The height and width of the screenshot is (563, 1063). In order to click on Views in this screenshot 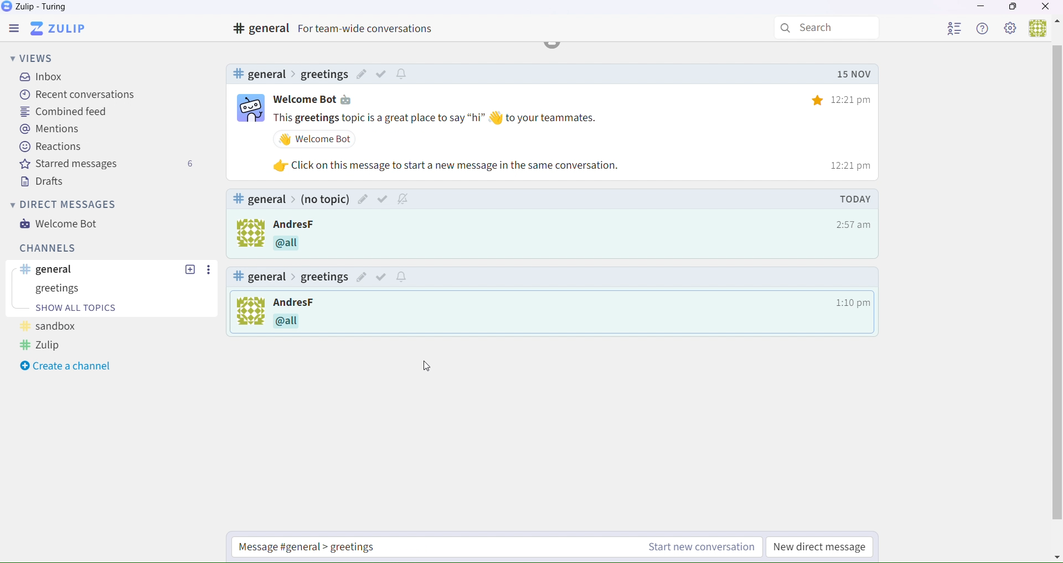, I will do `click(34, 57)`.